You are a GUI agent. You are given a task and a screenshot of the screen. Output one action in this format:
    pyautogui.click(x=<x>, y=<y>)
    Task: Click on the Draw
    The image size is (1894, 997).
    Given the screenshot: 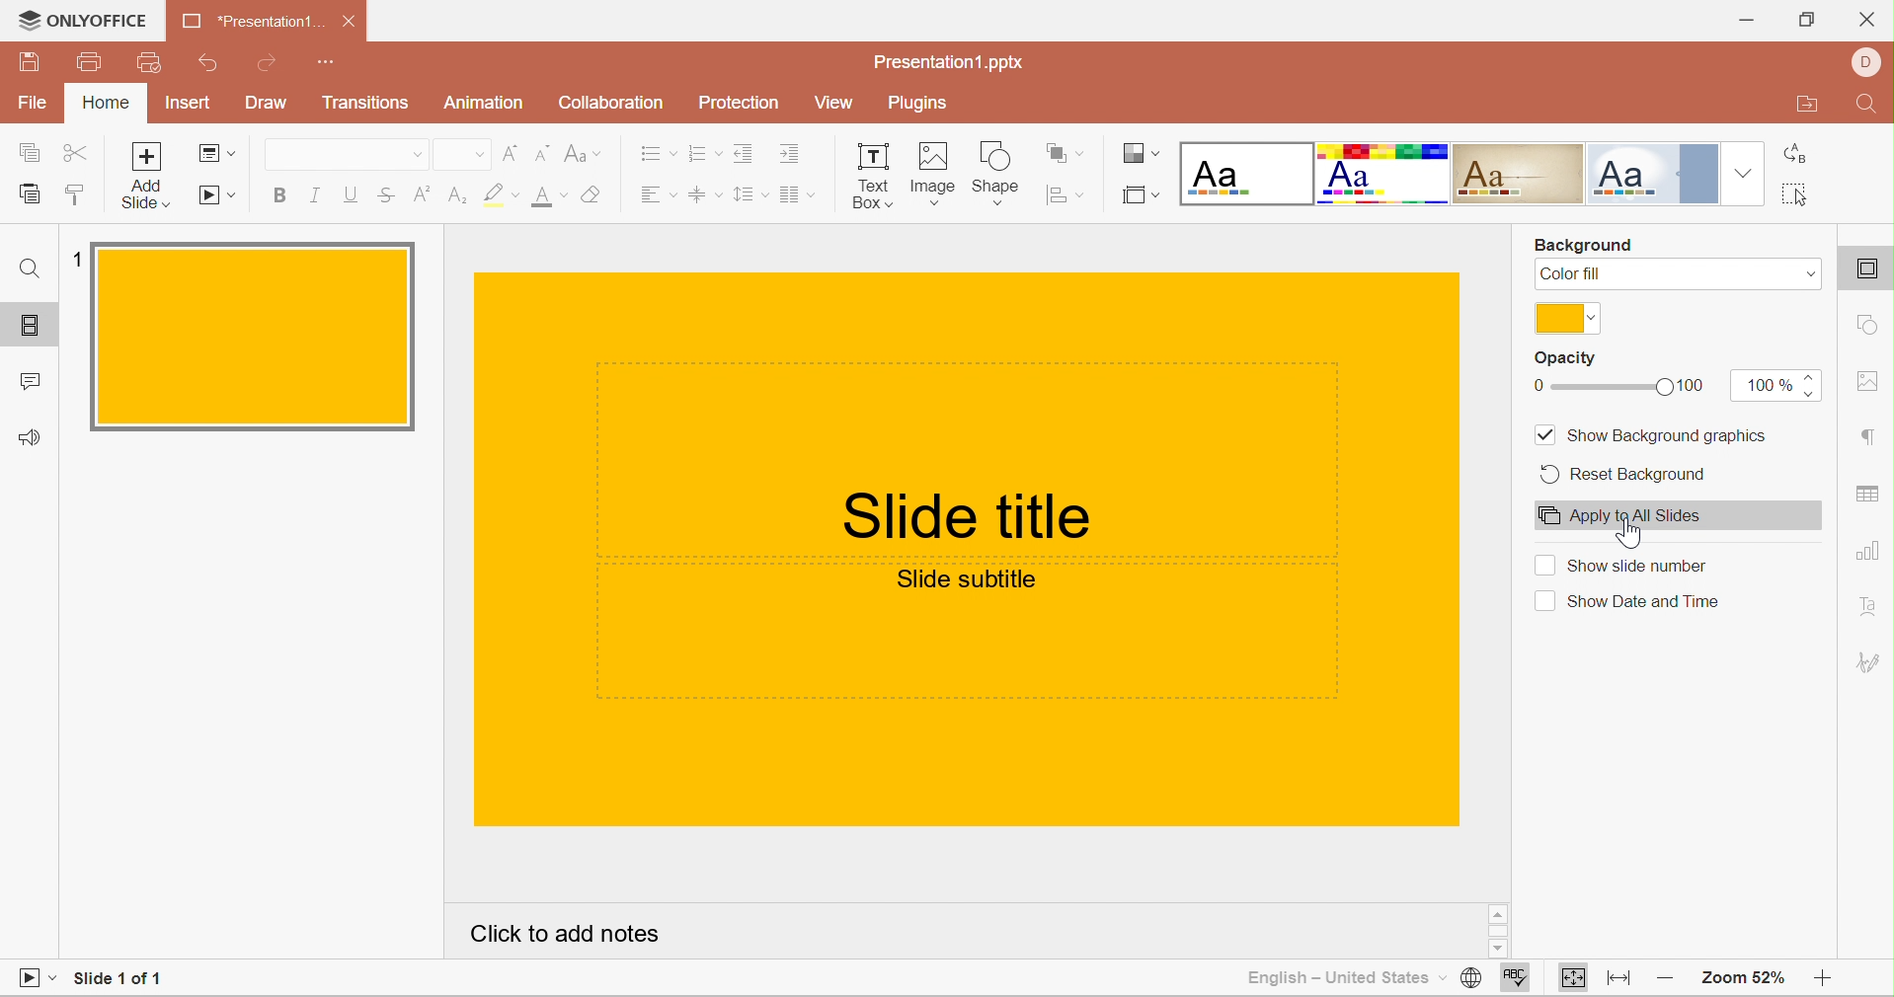 What is the action you would take?
    pyautogui.click(x=270, y=104)
    